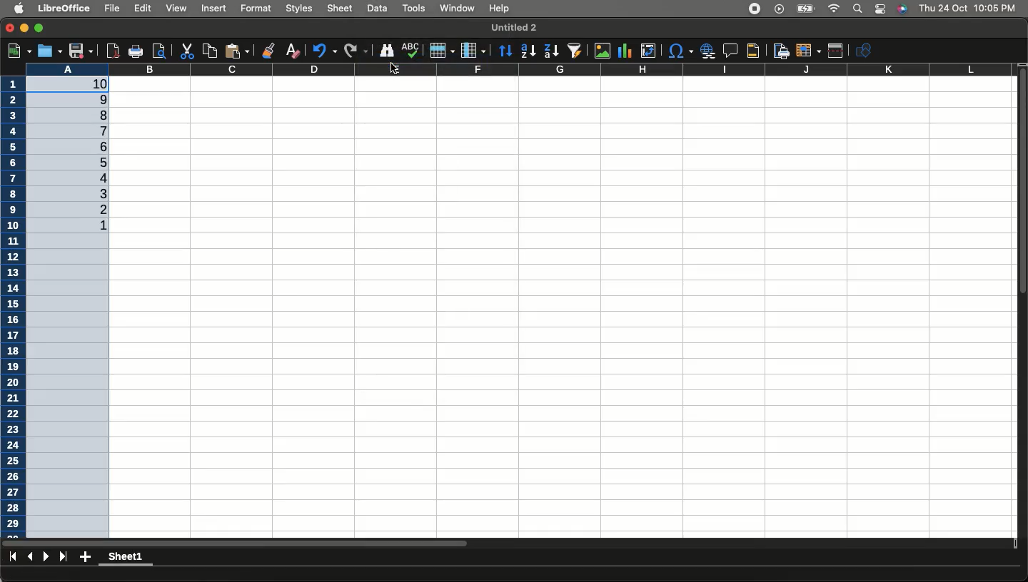  I want to click on Insert special characters, so click(680, 51).